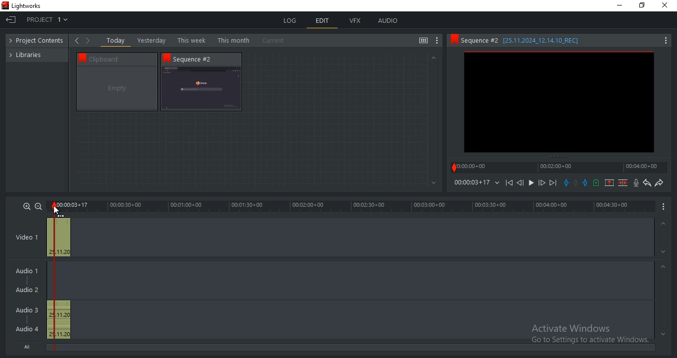 This screenshot has height=358, width=677. Describe the element at coordinates (90, 41) in the screenshot. I see `Navigate right options` at that location.